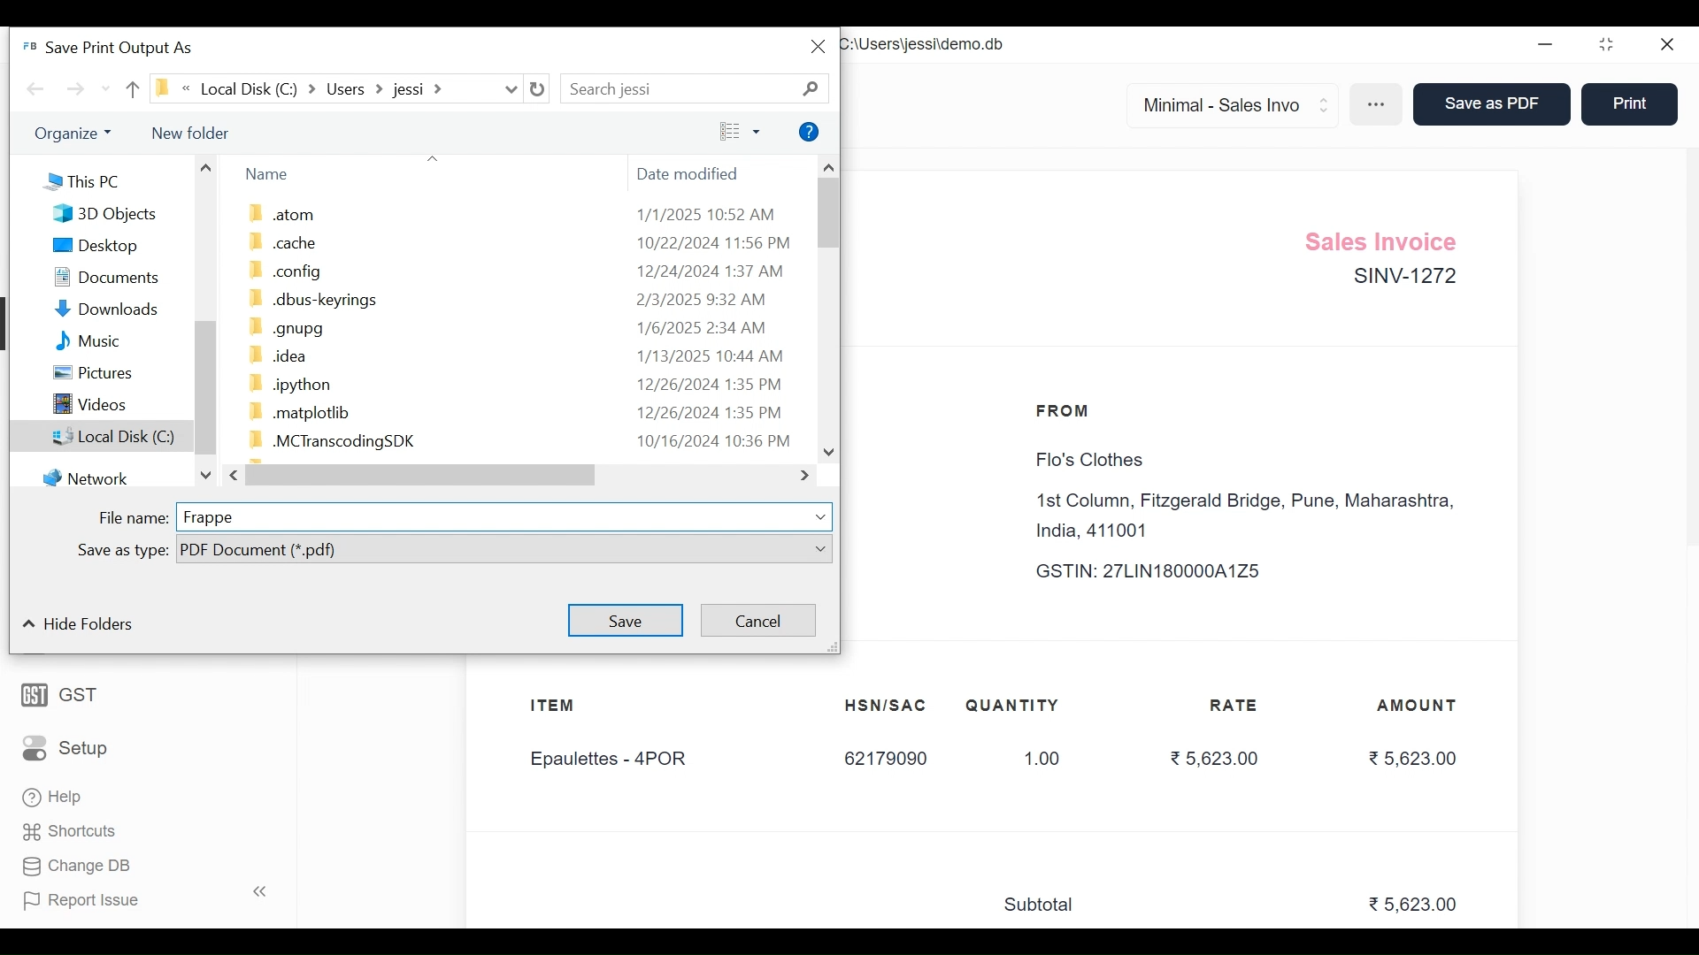 Image resolution: width=1699 pixels, height=955 pixels. Describe the element at coordinates (1609, 46) in the screenshot. I see `Restore` at that location.